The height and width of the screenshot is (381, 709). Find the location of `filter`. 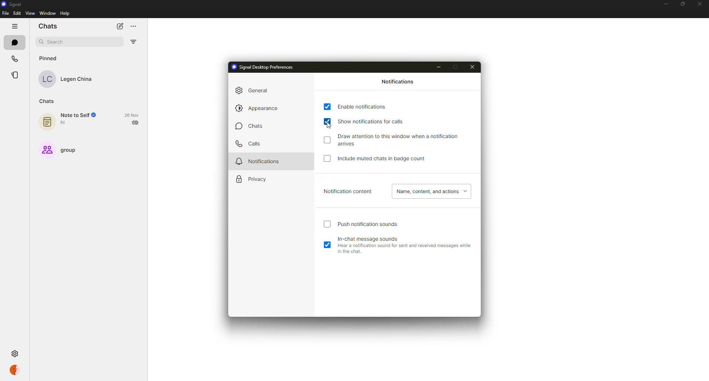

filter is located at coordinates (132, 41).